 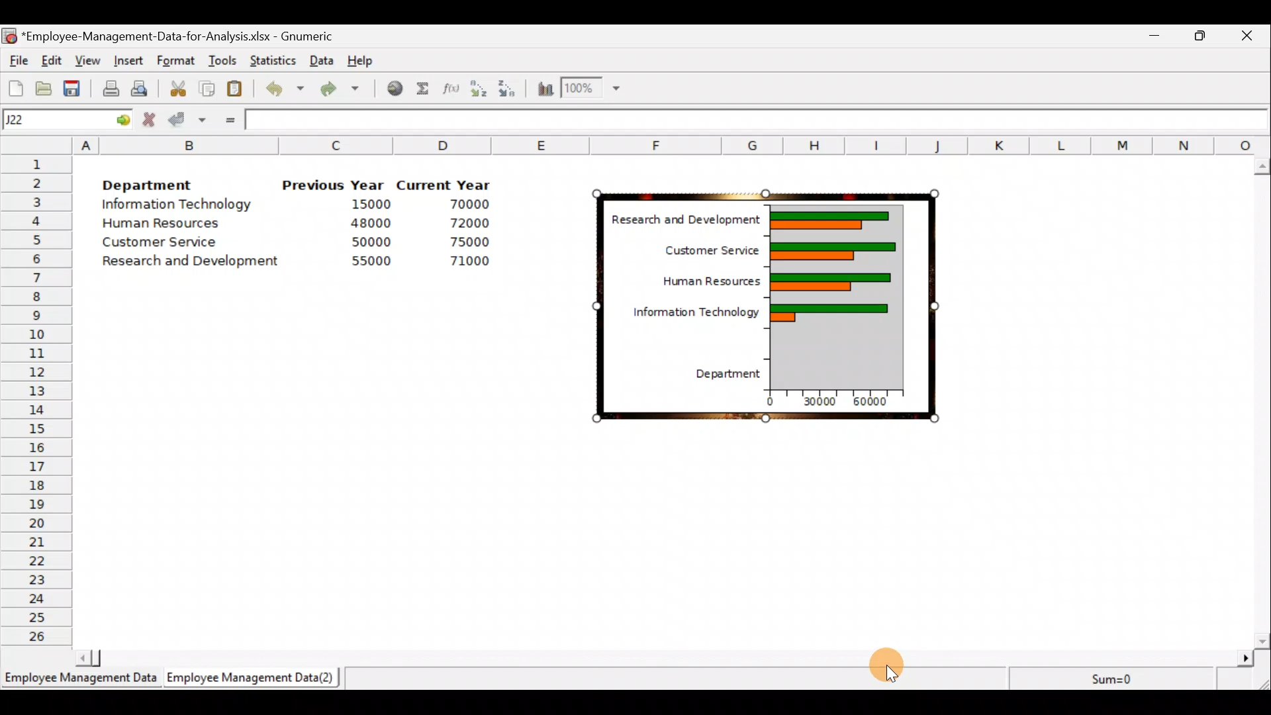 What do you see at coordinates (541, 88) in the screenshot?
I see `Insert a chart` at bounding box center [541, 88].